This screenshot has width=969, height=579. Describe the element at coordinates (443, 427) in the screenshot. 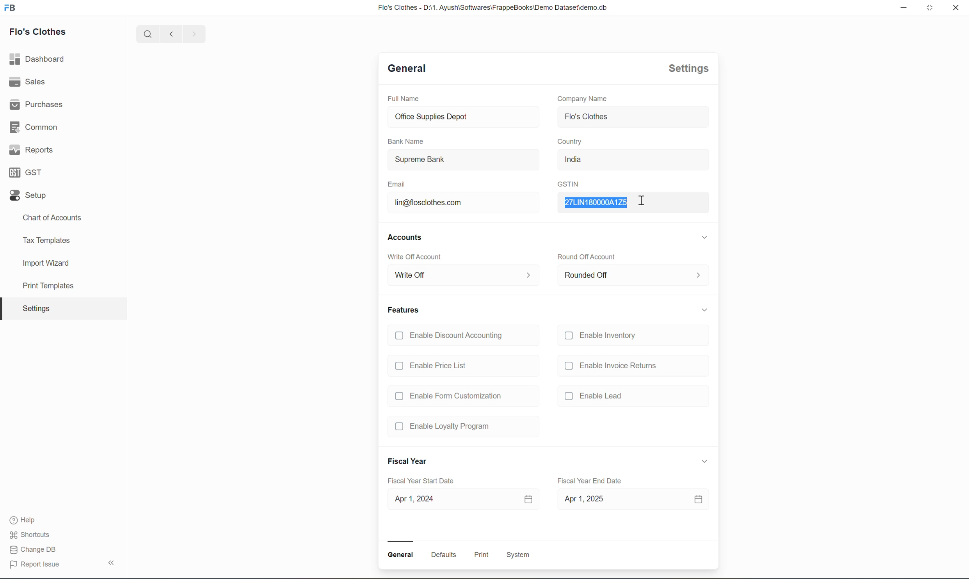

I see `Enable Loyalty Program` at that location.